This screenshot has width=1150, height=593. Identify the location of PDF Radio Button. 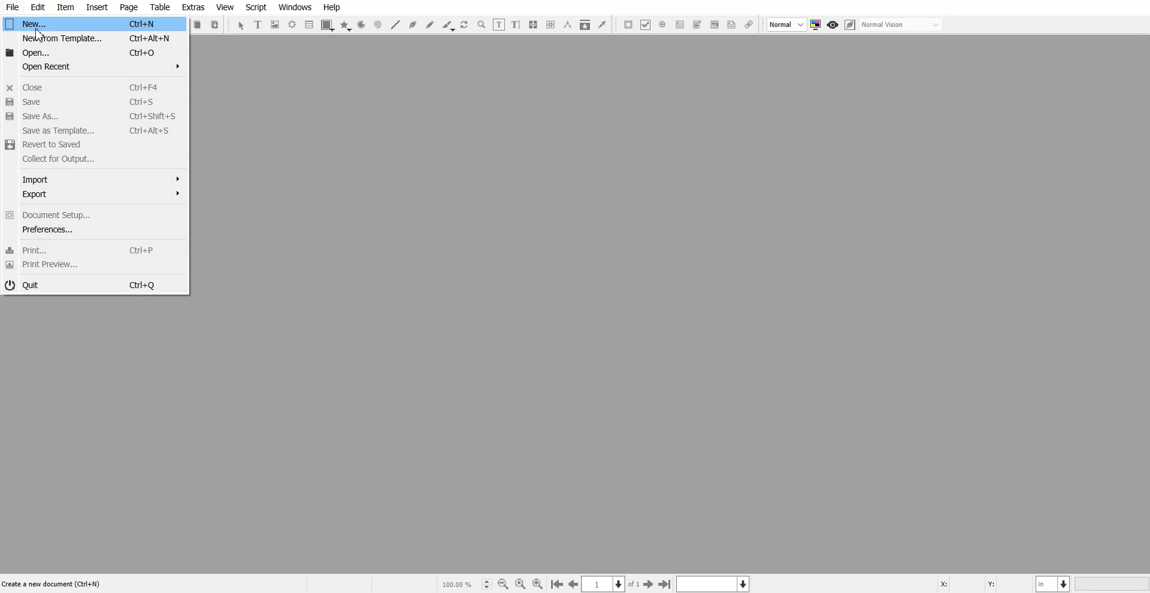
(662, 25).